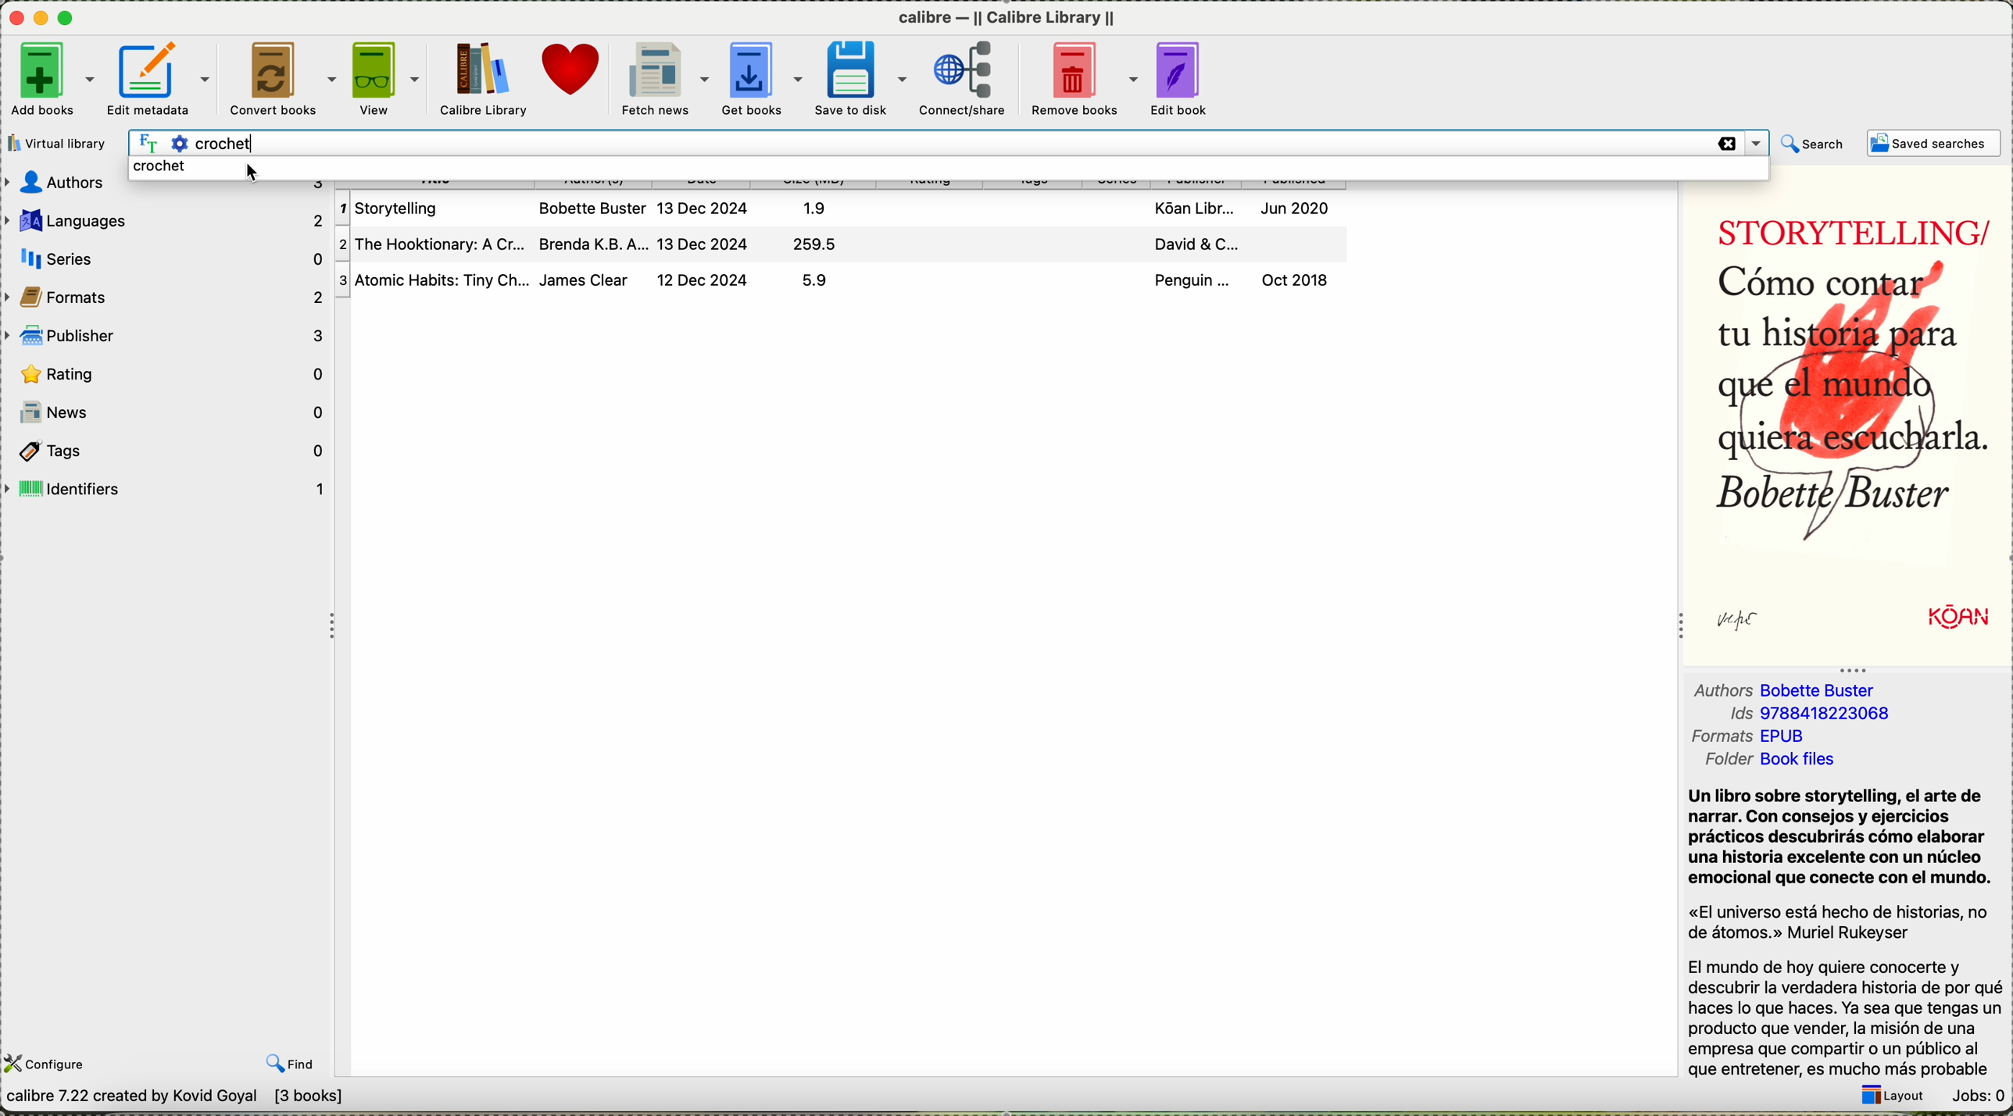 This screenshot has width=2013, height=1116. What do you see at coordinates (1677, 631) in the screenshot?
I see `collapse` at bounding box center [1677, 631].